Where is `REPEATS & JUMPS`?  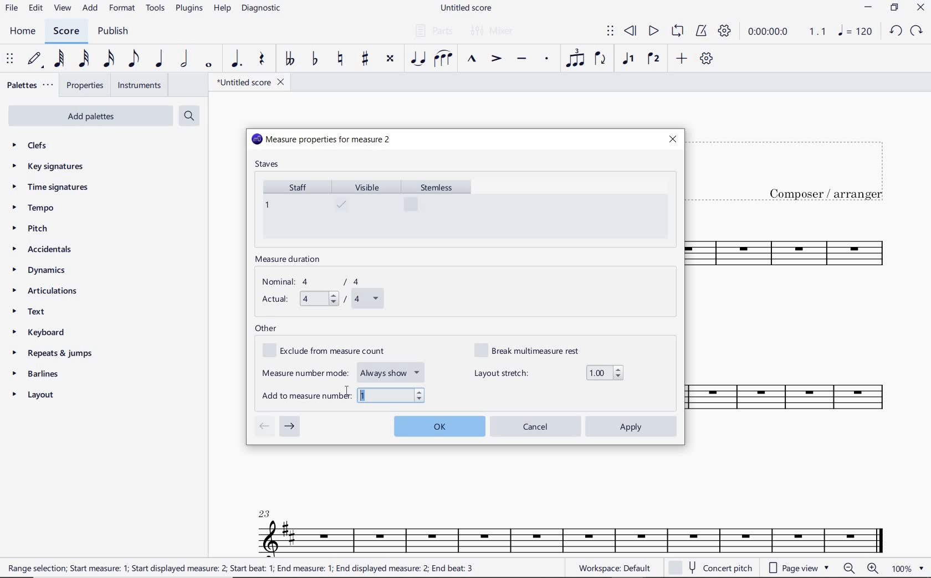
REPEATS & JUMPS is located at coordinates (53, 355).